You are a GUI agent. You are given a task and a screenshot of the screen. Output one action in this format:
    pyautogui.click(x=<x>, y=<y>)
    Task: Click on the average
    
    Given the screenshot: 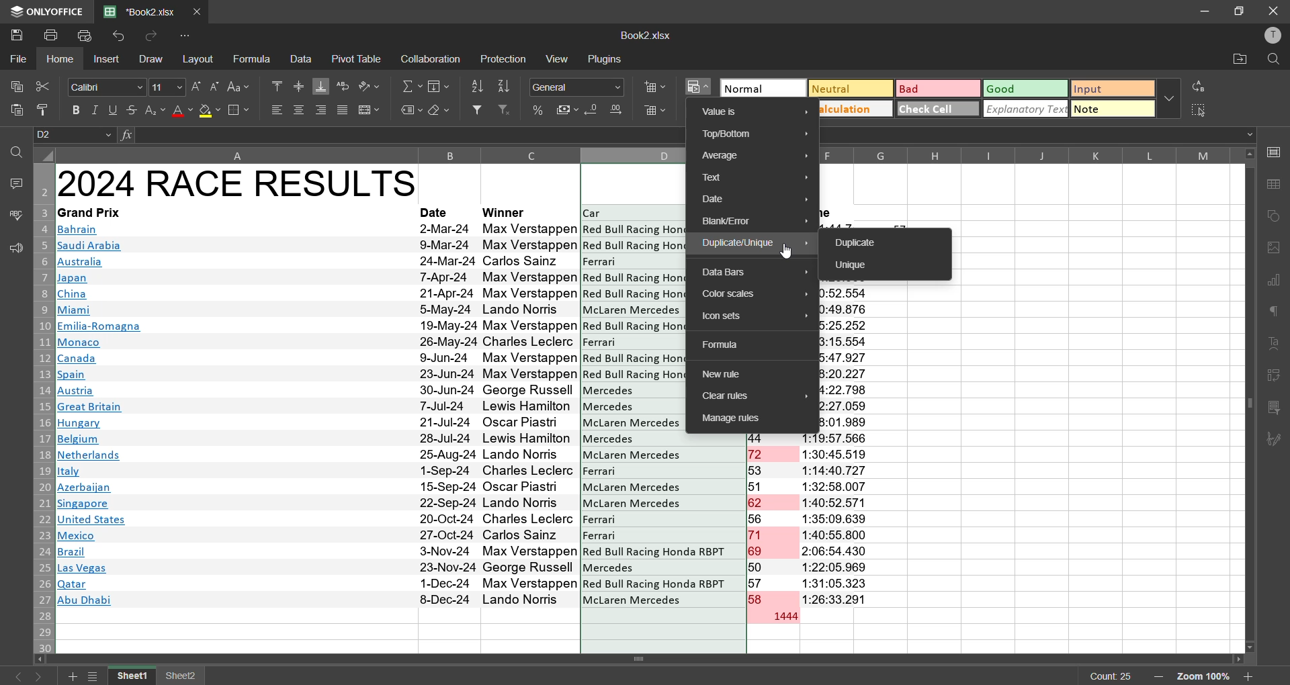 What is the action you would take?
    pyautogui.click(x=755, y=157)
    